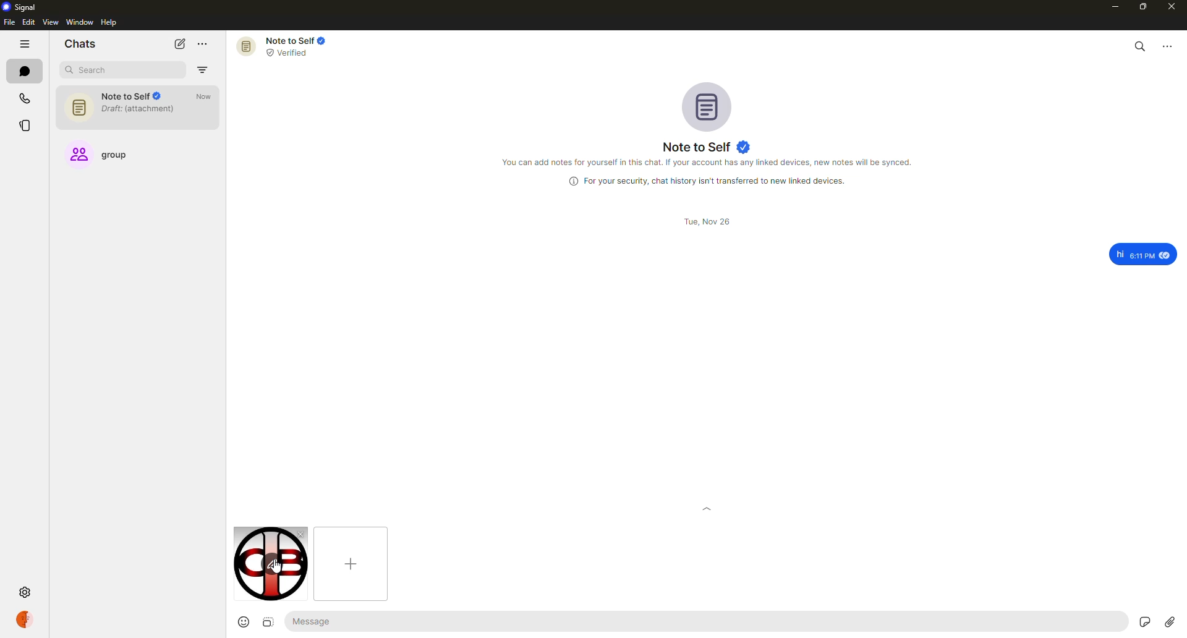  Describe the element at coordinates (707, 105) in the screenshot. I see `profile pic` at that location.